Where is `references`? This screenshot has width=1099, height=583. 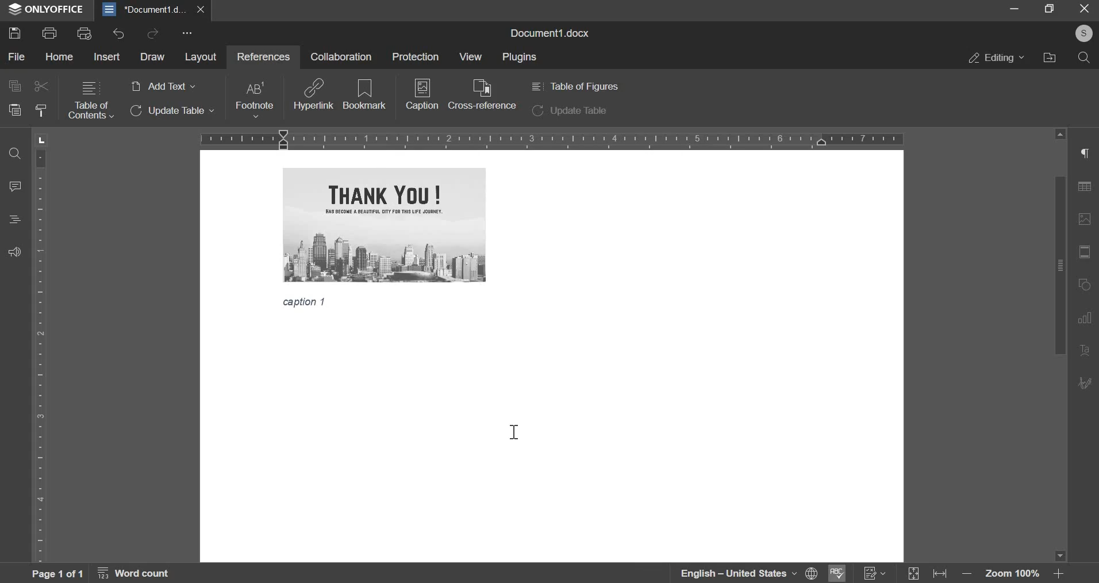
references is located at coordinates (262, 56).